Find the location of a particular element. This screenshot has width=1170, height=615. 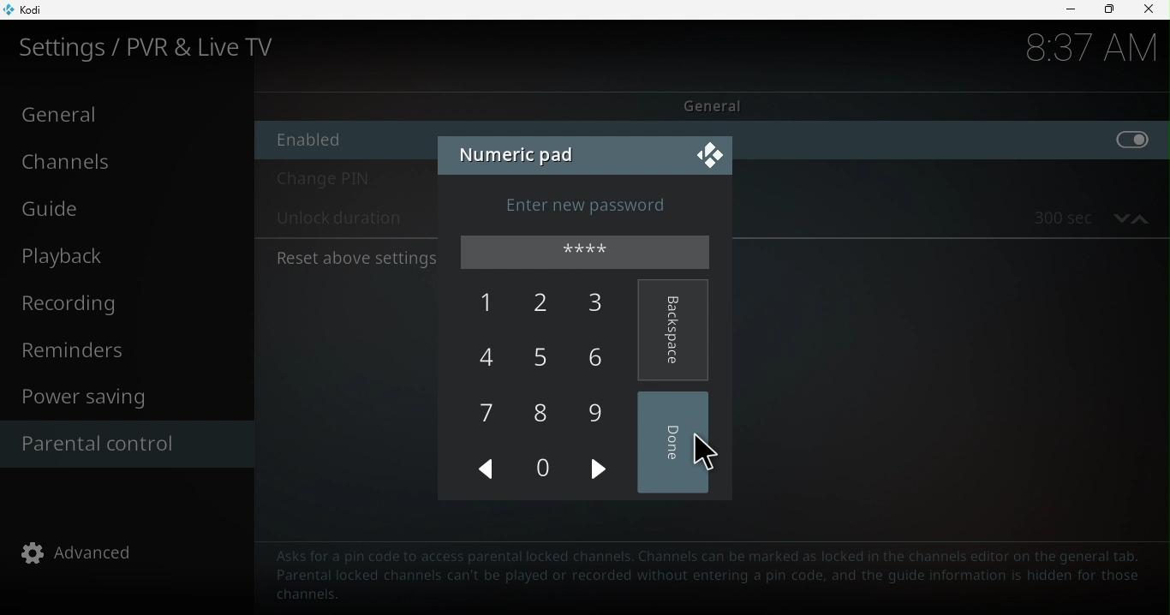

General is located at coordinates (715, 105).